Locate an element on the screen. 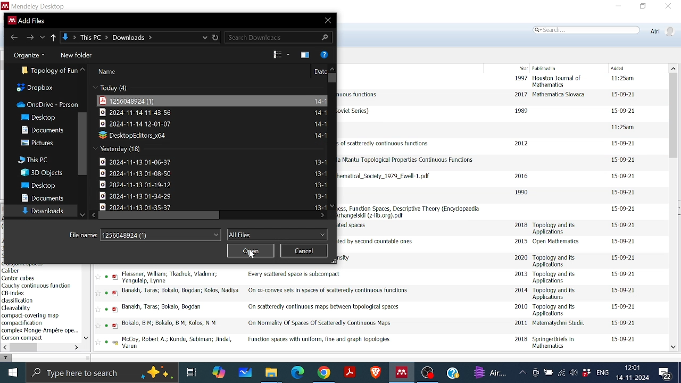 This screenshot has width=681, height=383. keyword is located at coordinates (37, 286).